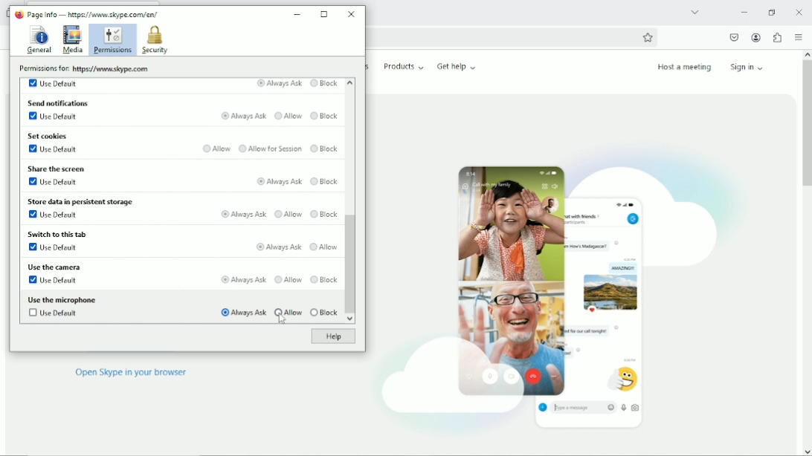 Image resolution: width=812 pixels, height=456 pixels. Describe the element at coordinates (57, 235) in the screenshot. I see `Switch to this tab` at that location.